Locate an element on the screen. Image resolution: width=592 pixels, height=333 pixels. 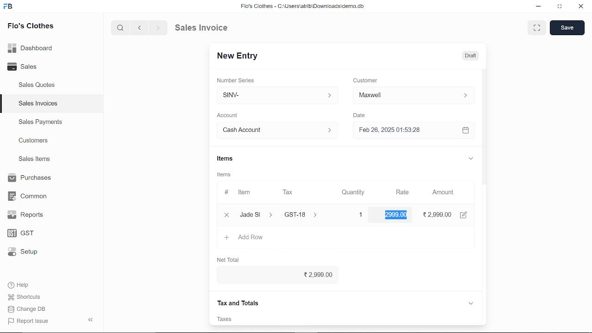
save is located at coordinates (567, 28).